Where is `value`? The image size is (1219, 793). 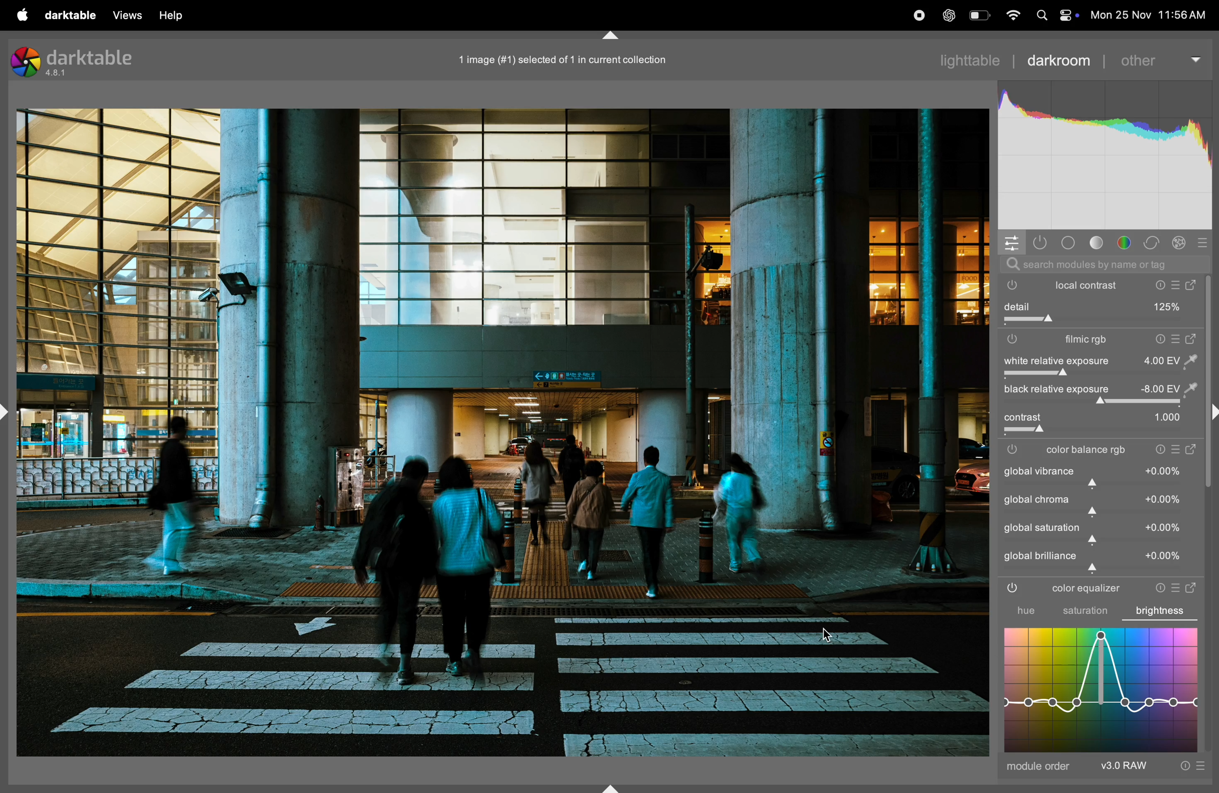 value is located at coordinates (1164, 528).